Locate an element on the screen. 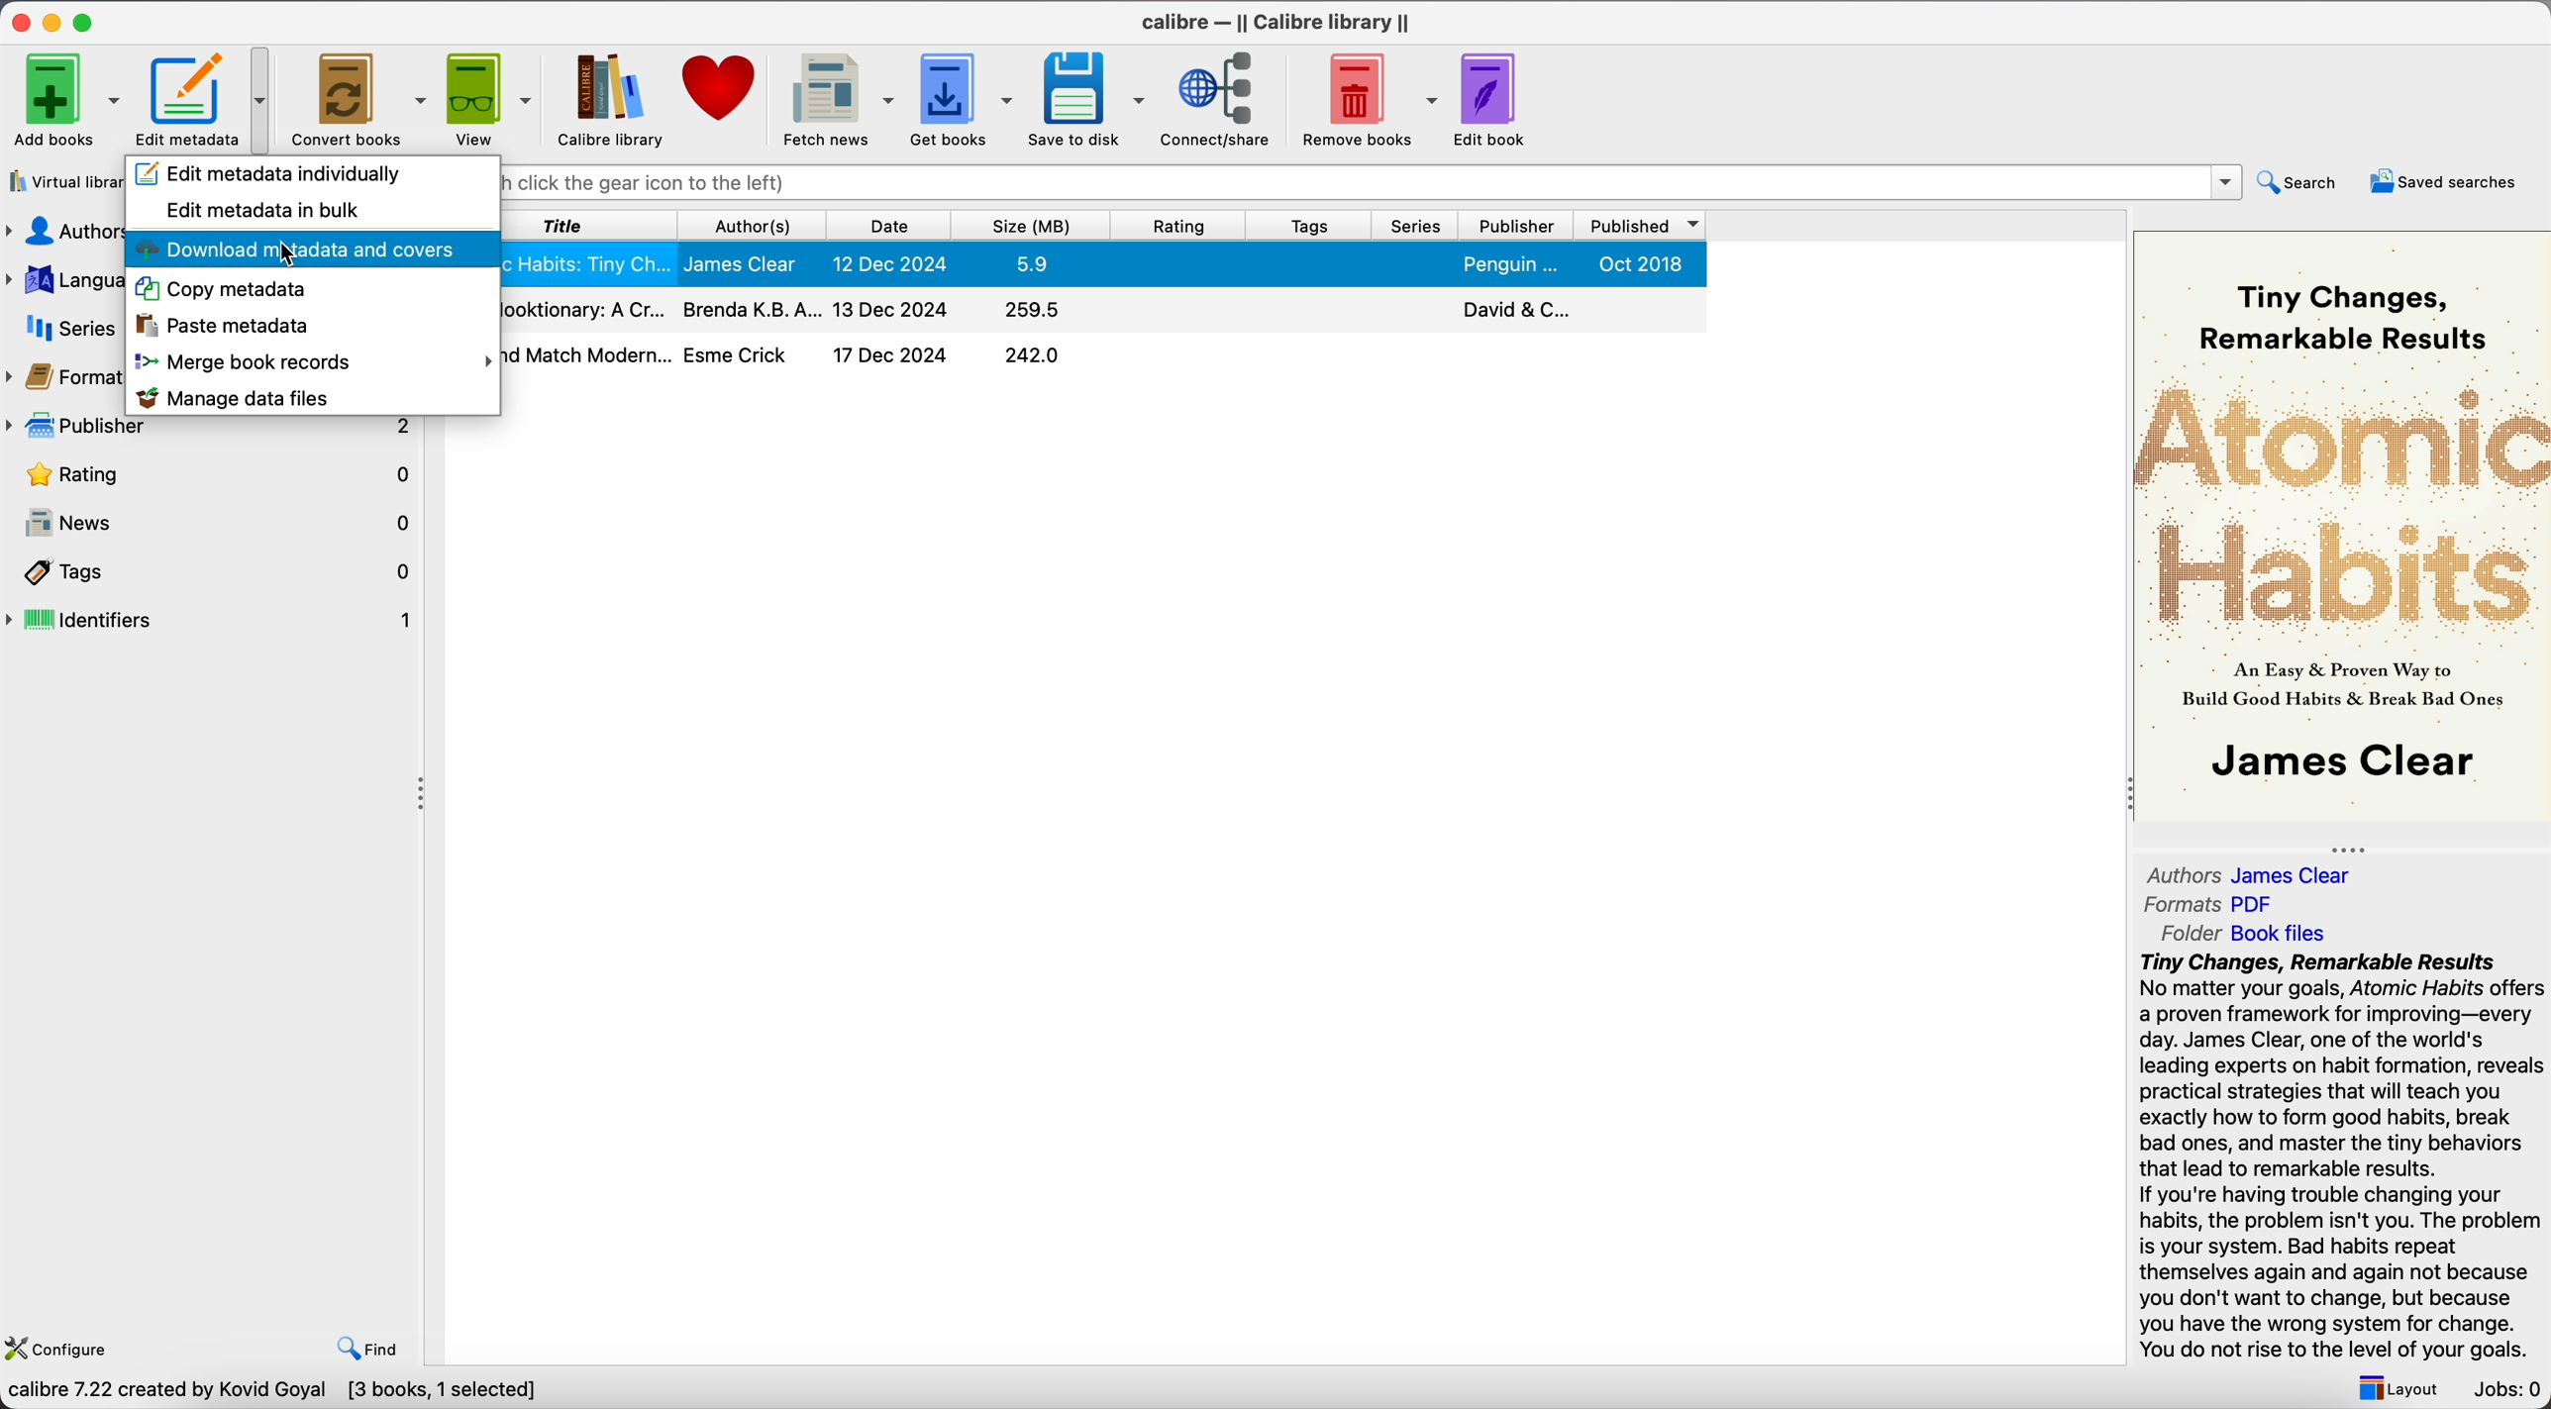  Oct 2018 is located at coordinates (1640, 264).